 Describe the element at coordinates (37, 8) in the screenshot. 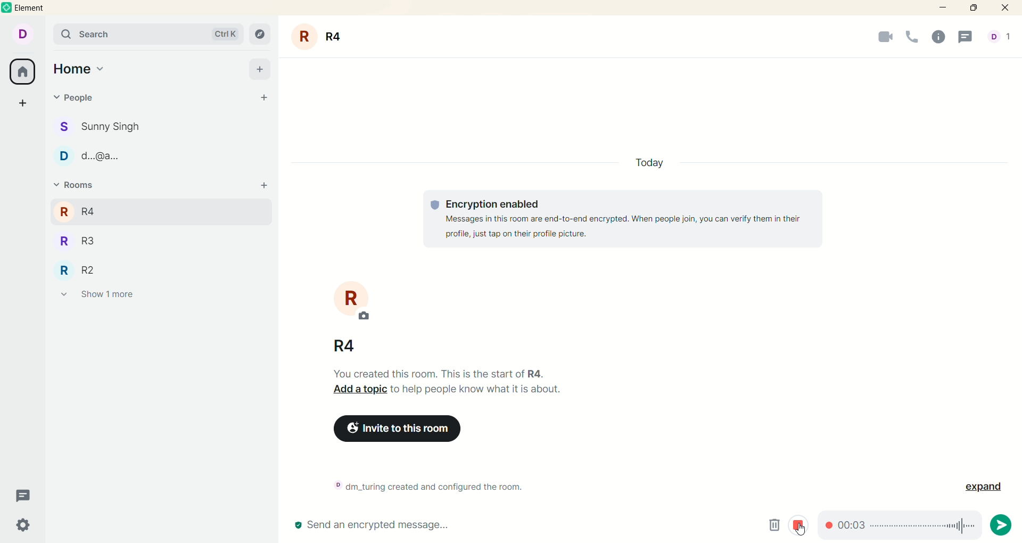

I see `element` at that location.